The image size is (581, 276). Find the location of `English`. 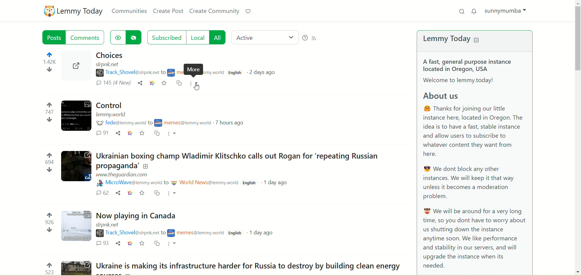

English is located at coordinates (251, 183).